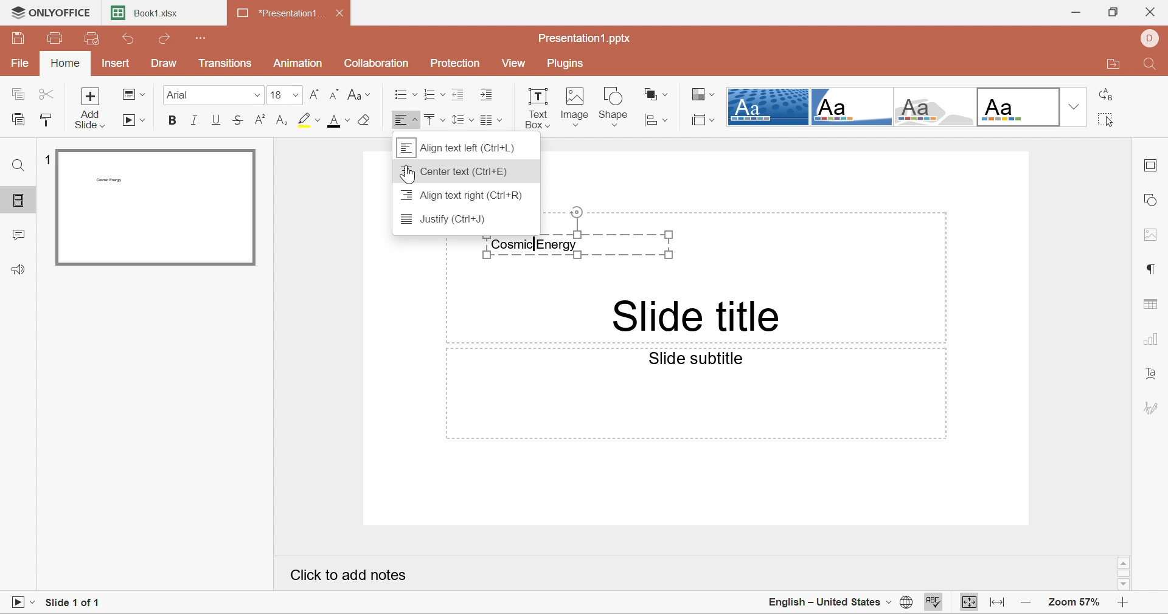 This screenshot has height=614, width=1168. Describe the element at coordinates (1154, 38) in the screenshot. I see `DELL` at that location.